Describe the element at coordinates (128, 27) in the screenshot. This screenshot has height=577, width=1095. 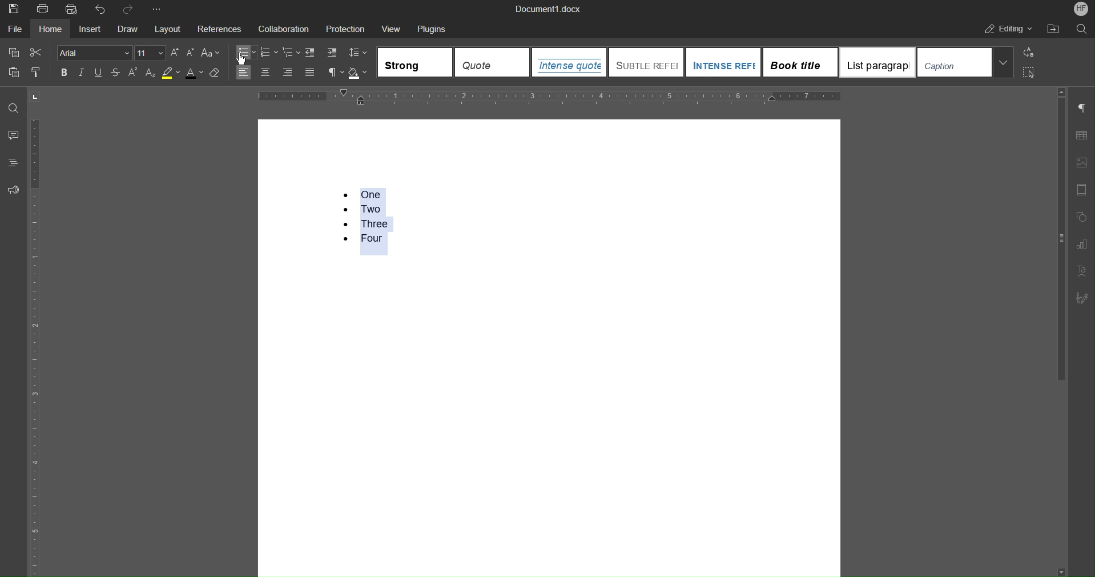
I see `Draw` at that location.